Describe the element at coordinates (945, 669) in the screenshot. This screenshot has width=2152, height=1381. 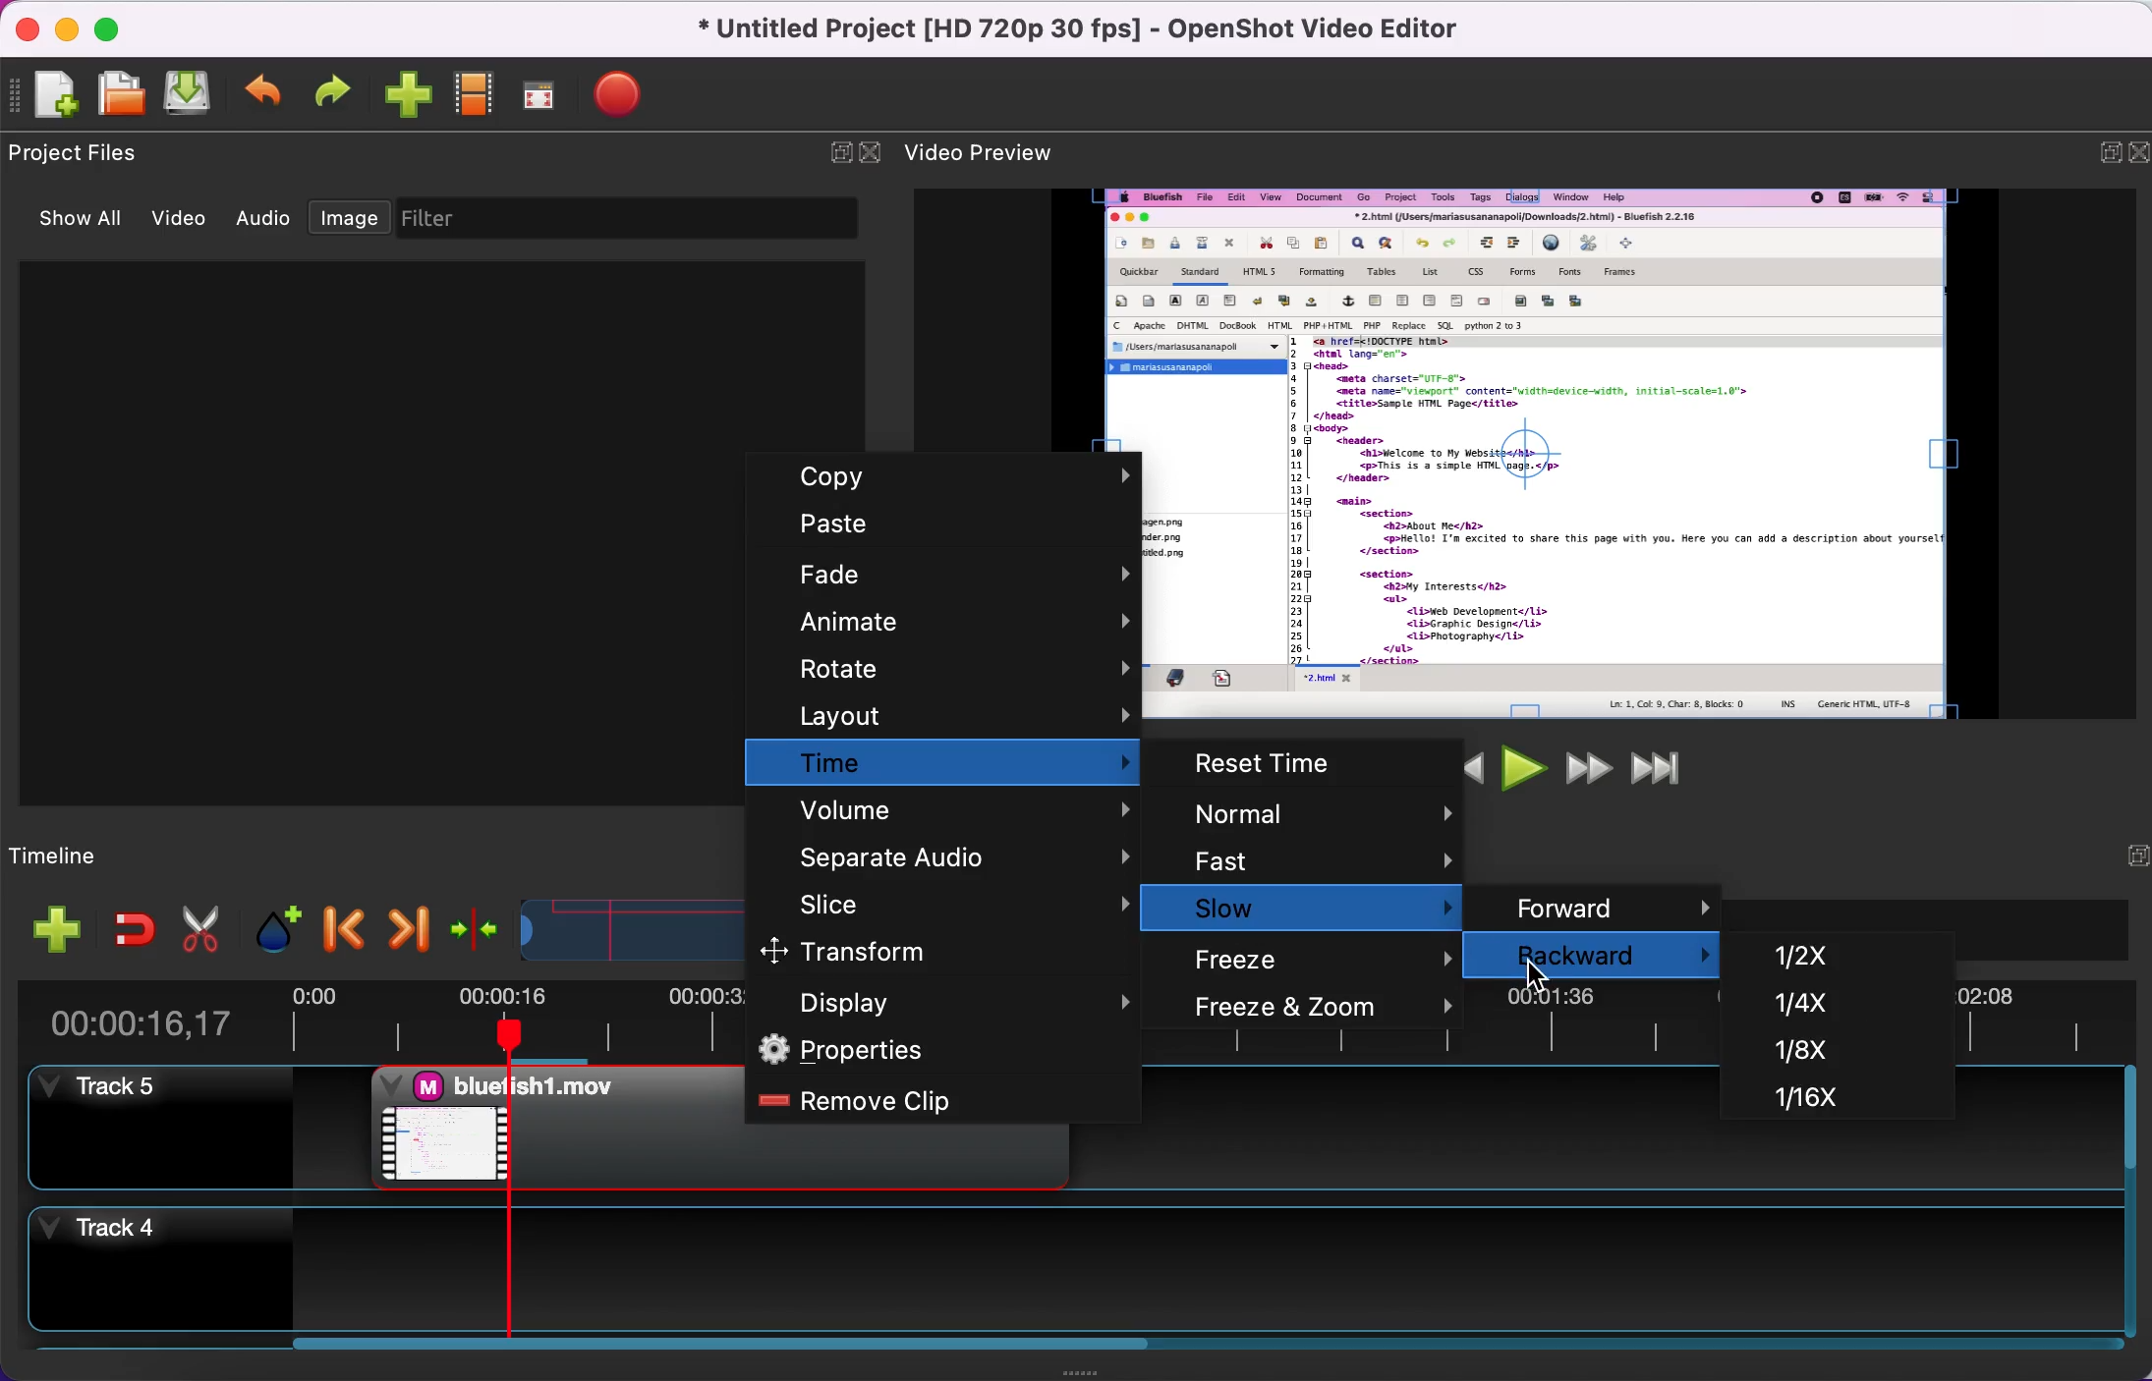
I see `rotate` at that location.